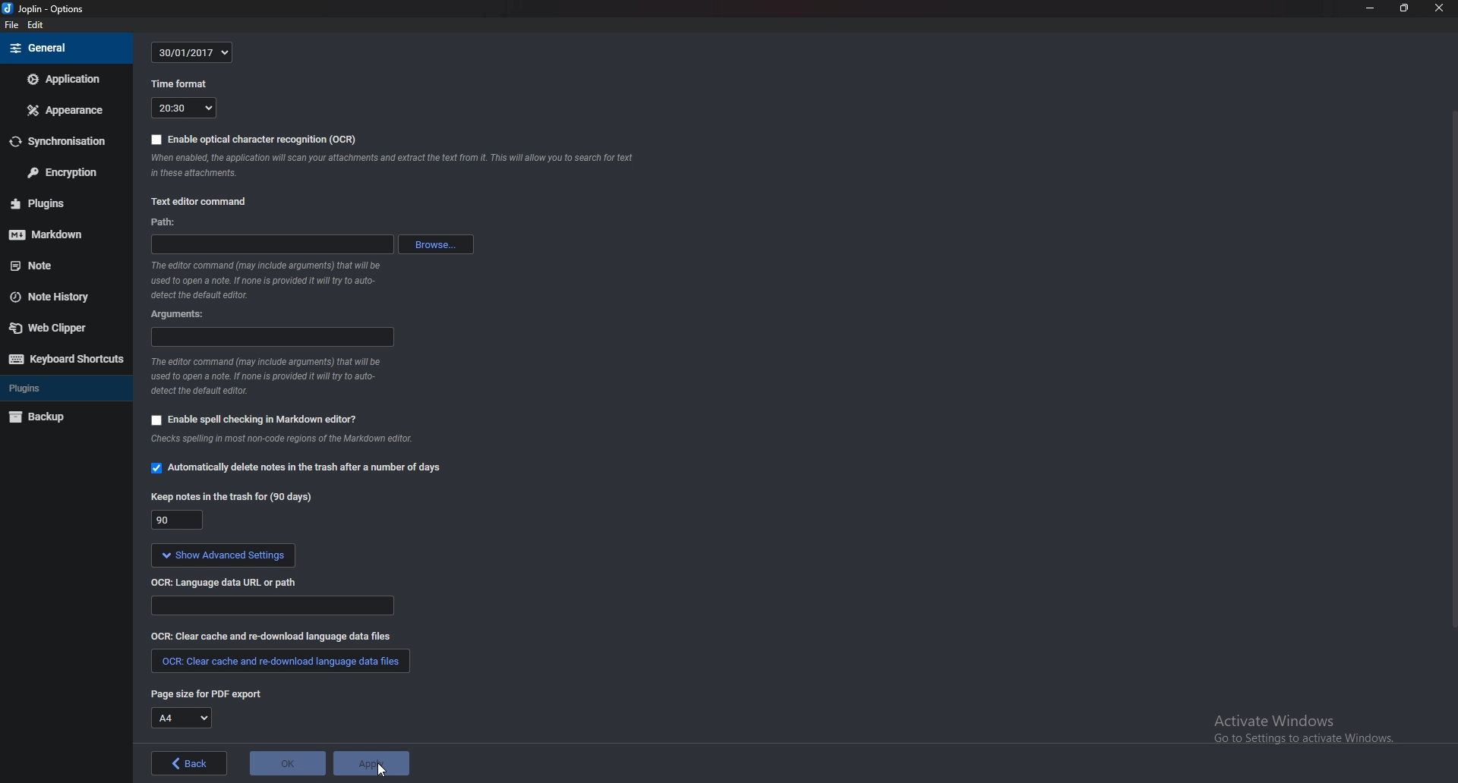 This screenshot has width=1458, height=783. I want to click on info, so click(288, 439).